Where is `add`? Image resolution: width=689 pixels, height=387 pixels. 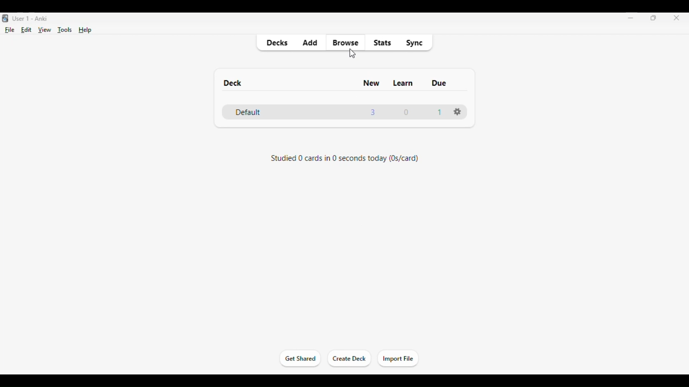
add is located at coordinates (310, 43).